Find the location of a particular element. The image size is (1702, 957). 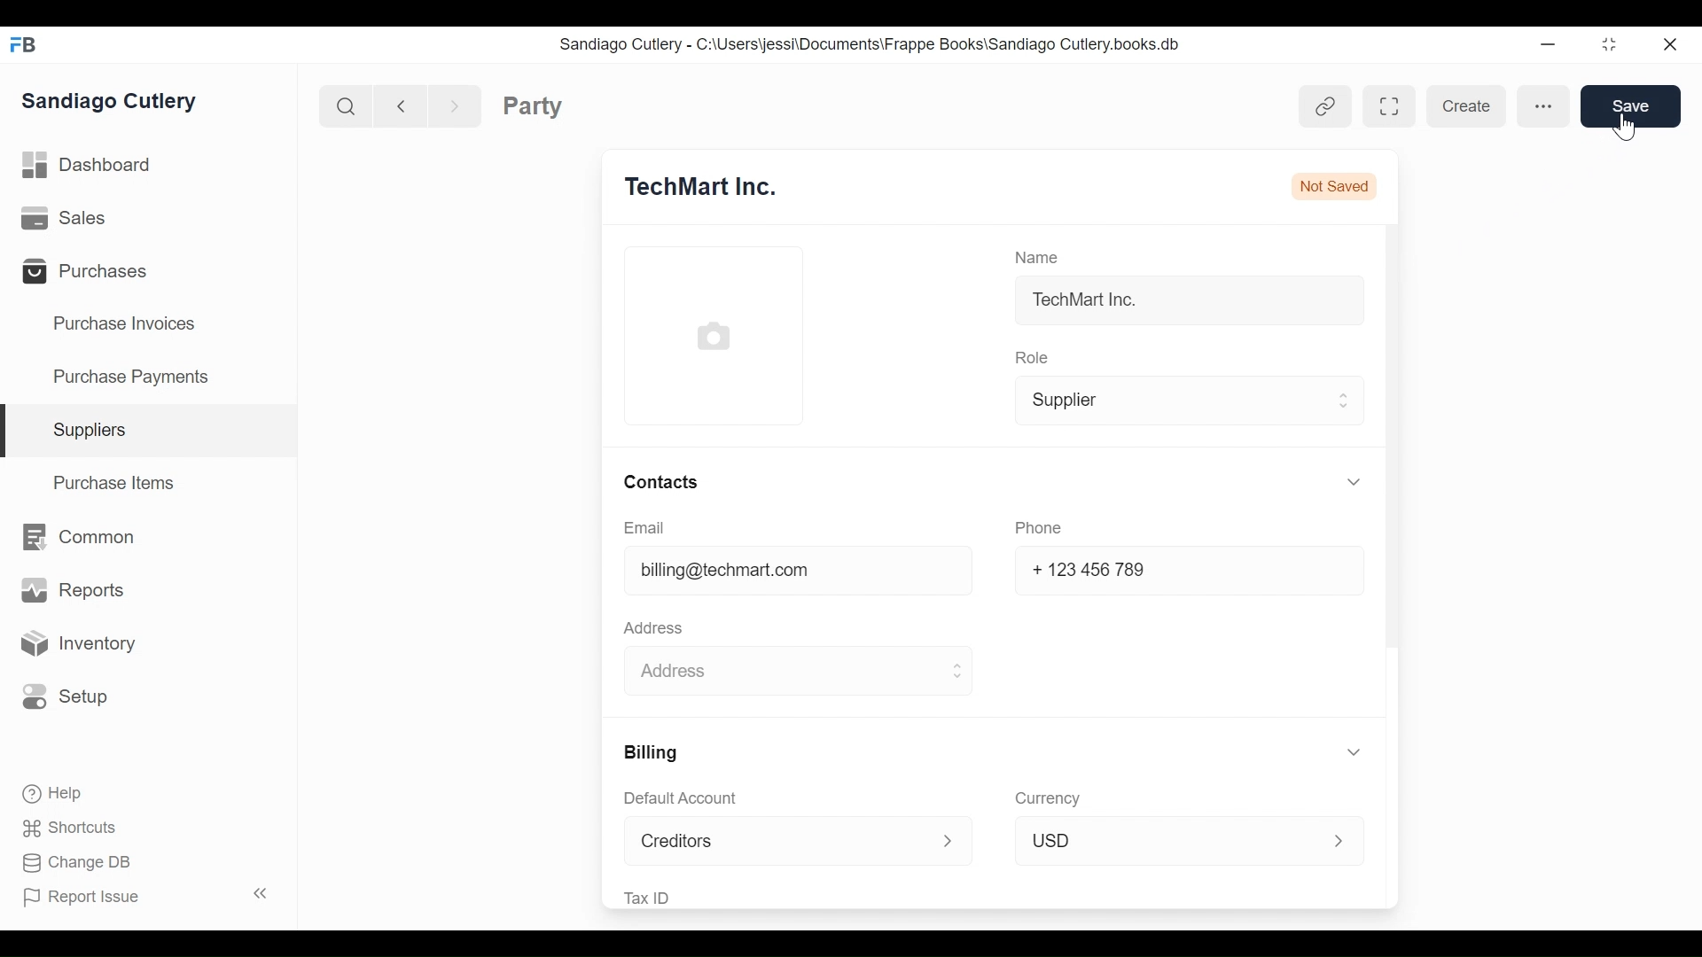

more is located at coordinates (1544, 106).